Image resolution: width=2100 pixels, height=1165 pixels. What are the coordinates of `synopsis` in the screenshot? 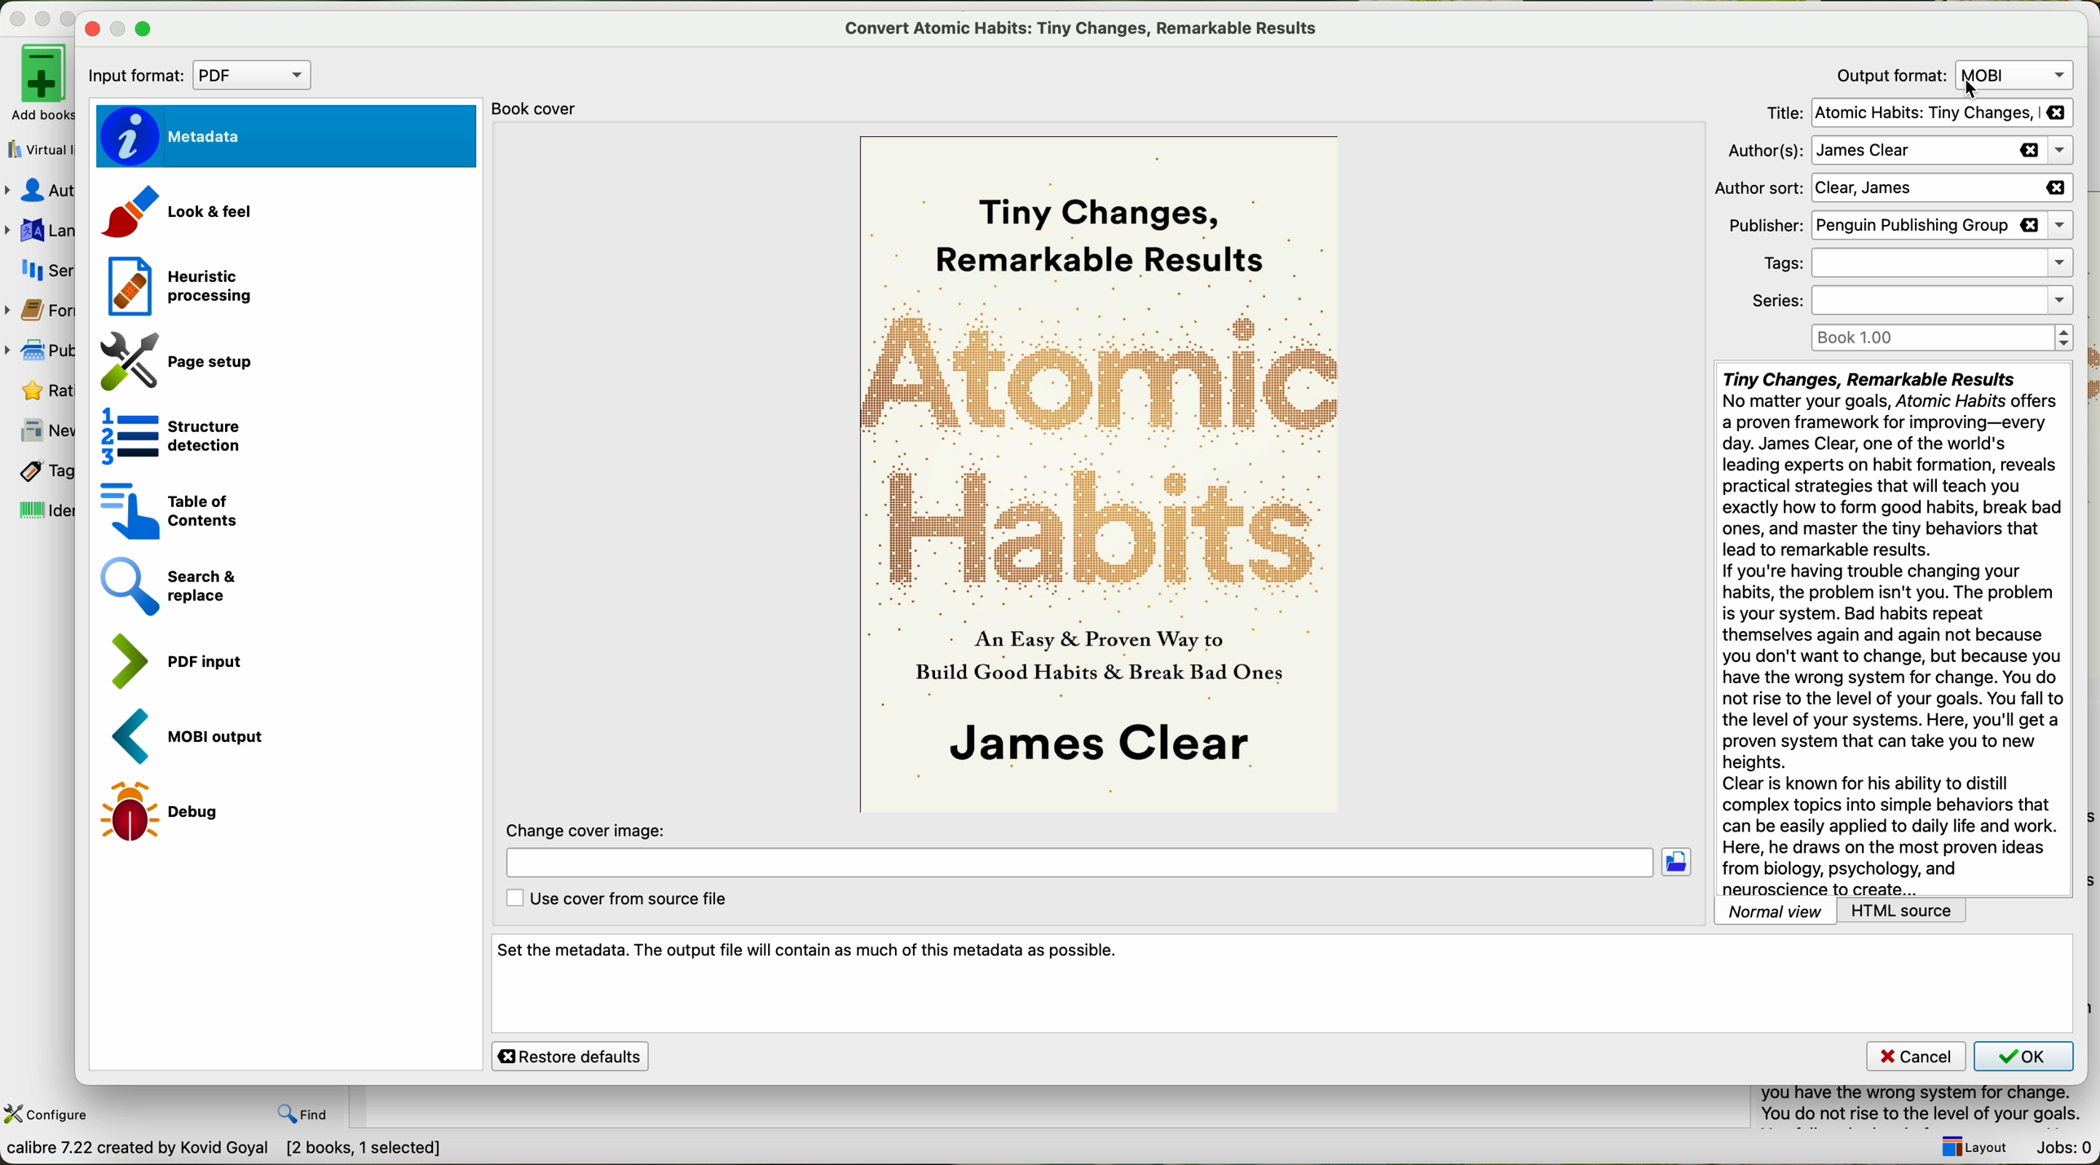 It's located at (1894, 630).